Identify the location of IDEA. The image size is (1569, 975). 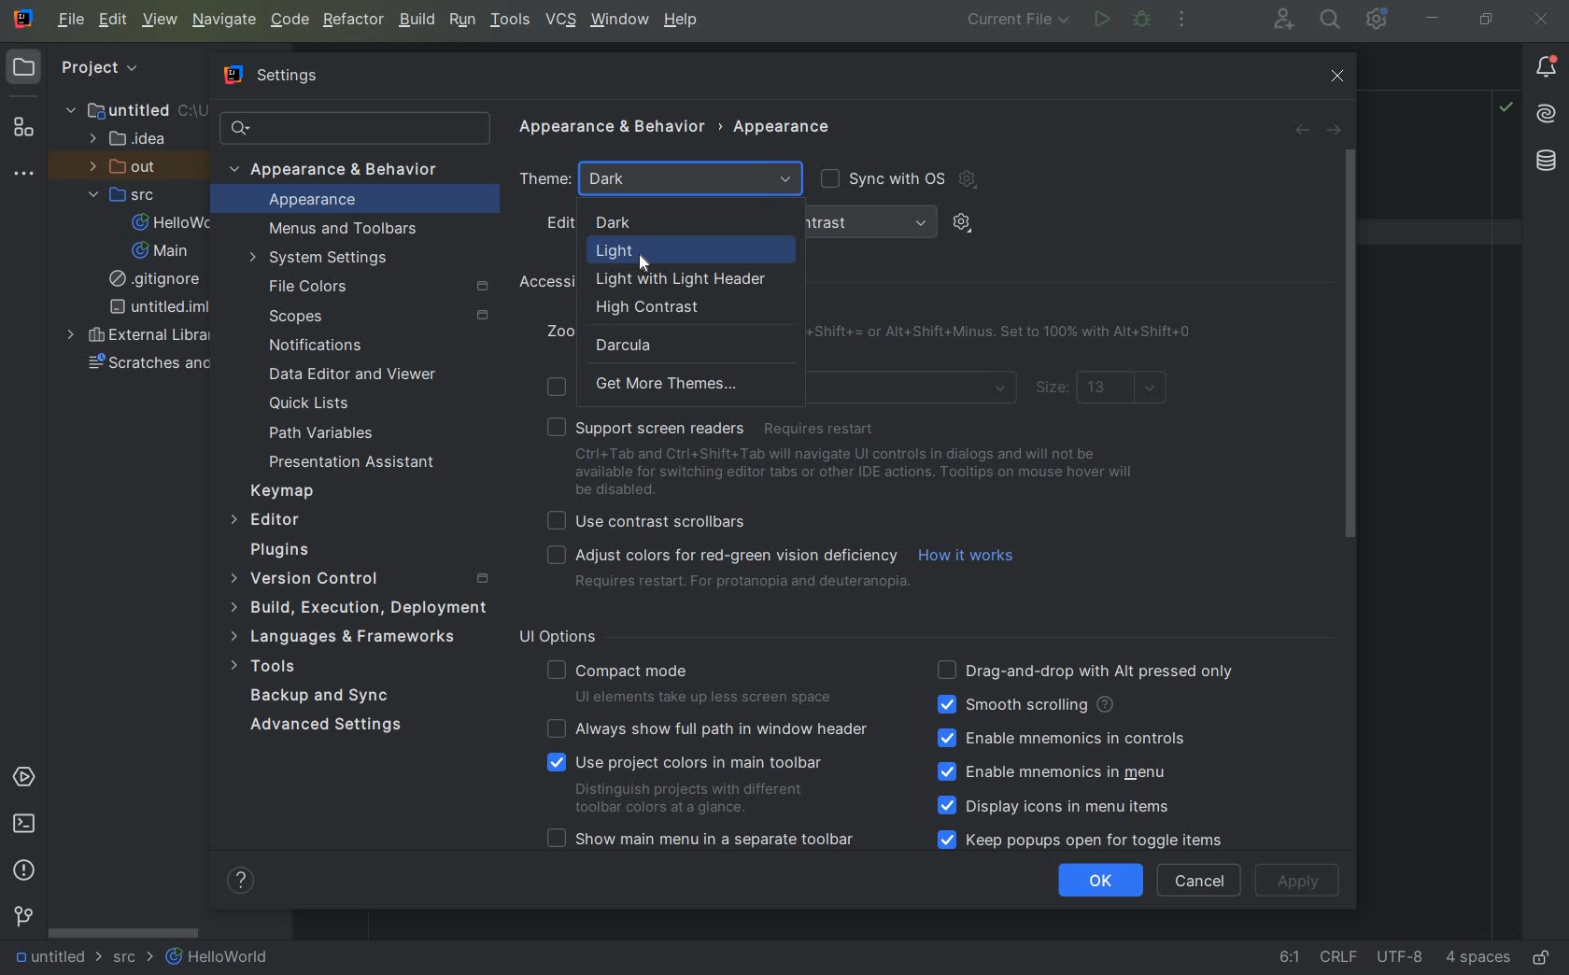
(133, 139).